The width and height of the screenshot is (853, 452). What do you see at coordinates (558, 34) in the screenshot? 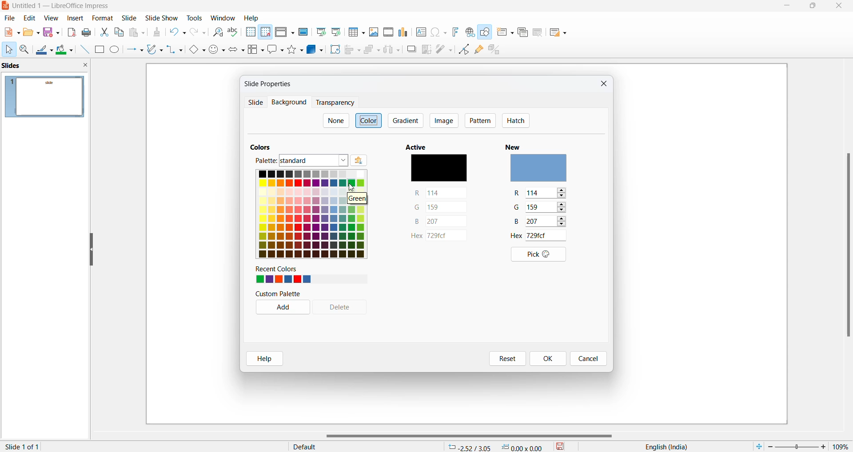
I see `slide layout` at bounding box center [558, 34].